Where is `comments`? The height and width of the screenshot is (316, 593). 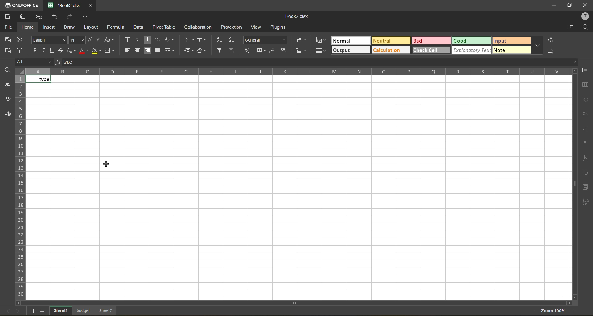 comments is located at coordinates (7, 85).